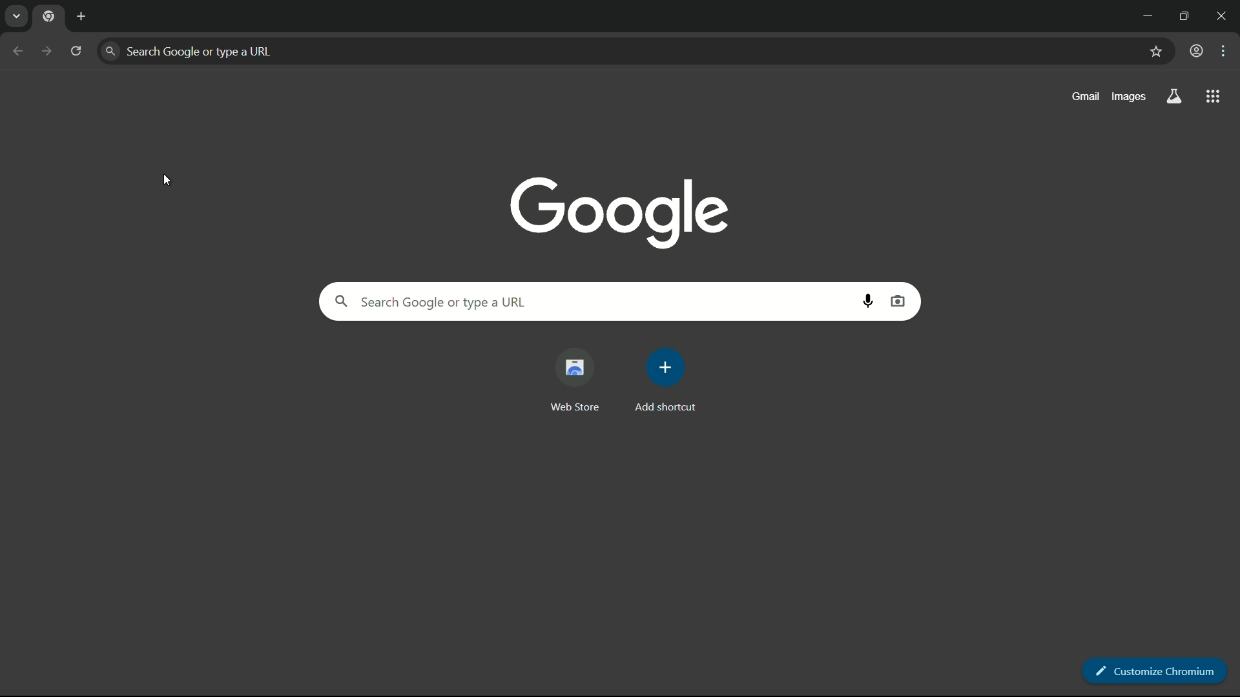 This screenshot has height=697, width=1240. I want to click on go back, so click(17, 50).